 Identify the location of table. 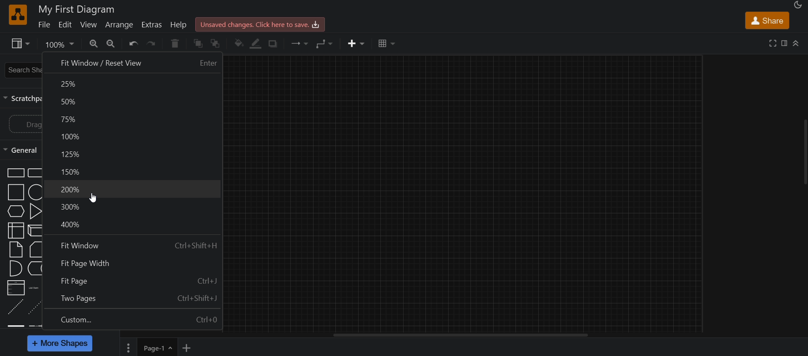
(385, 44).